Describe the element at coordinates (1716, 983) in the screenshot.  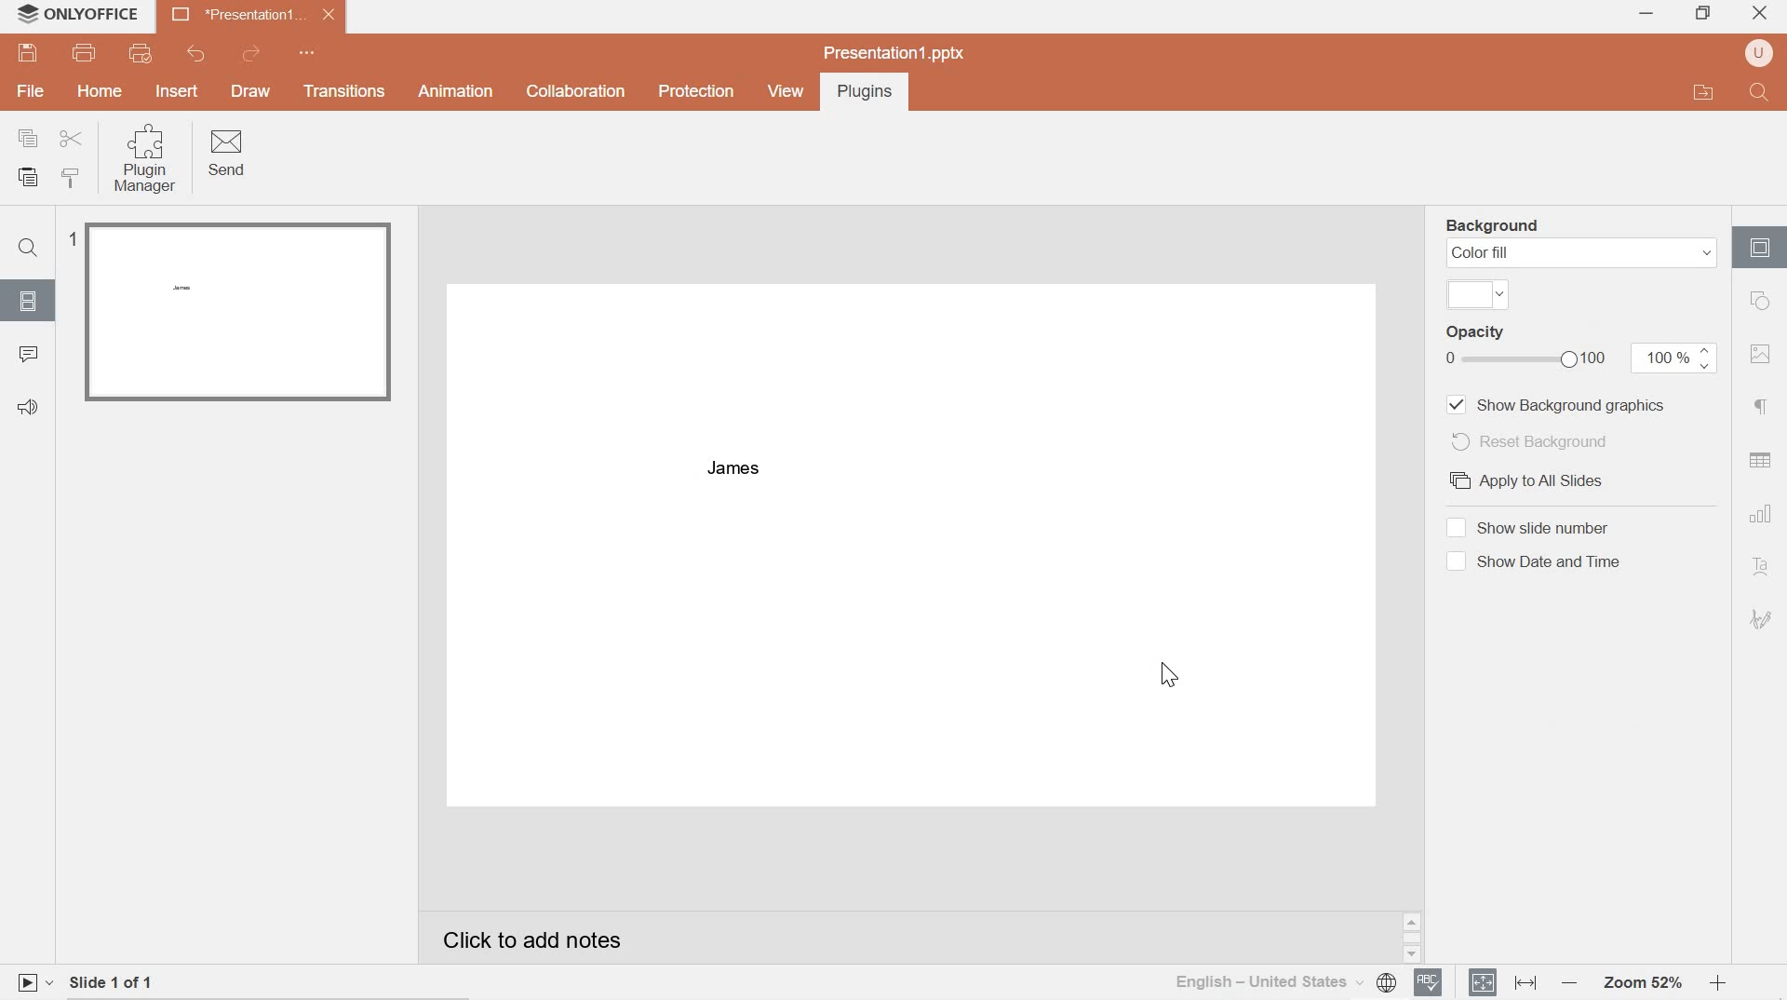
I see `zoom in` at that location.